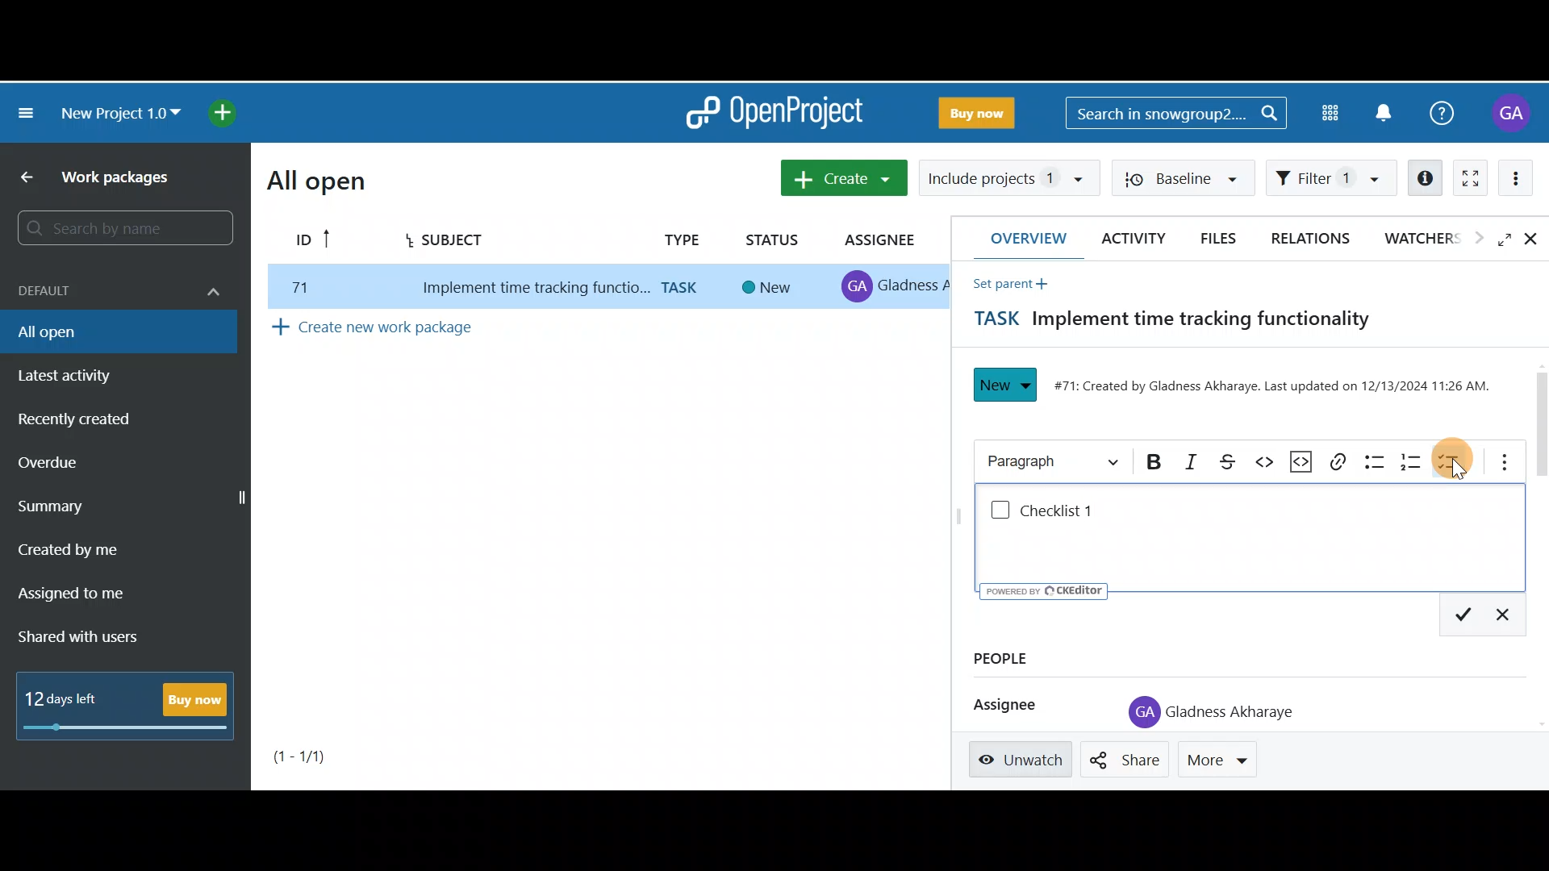 The width and height of the screenshot is (1549, 871). I want to click on To-do list, so click(1453, 459).